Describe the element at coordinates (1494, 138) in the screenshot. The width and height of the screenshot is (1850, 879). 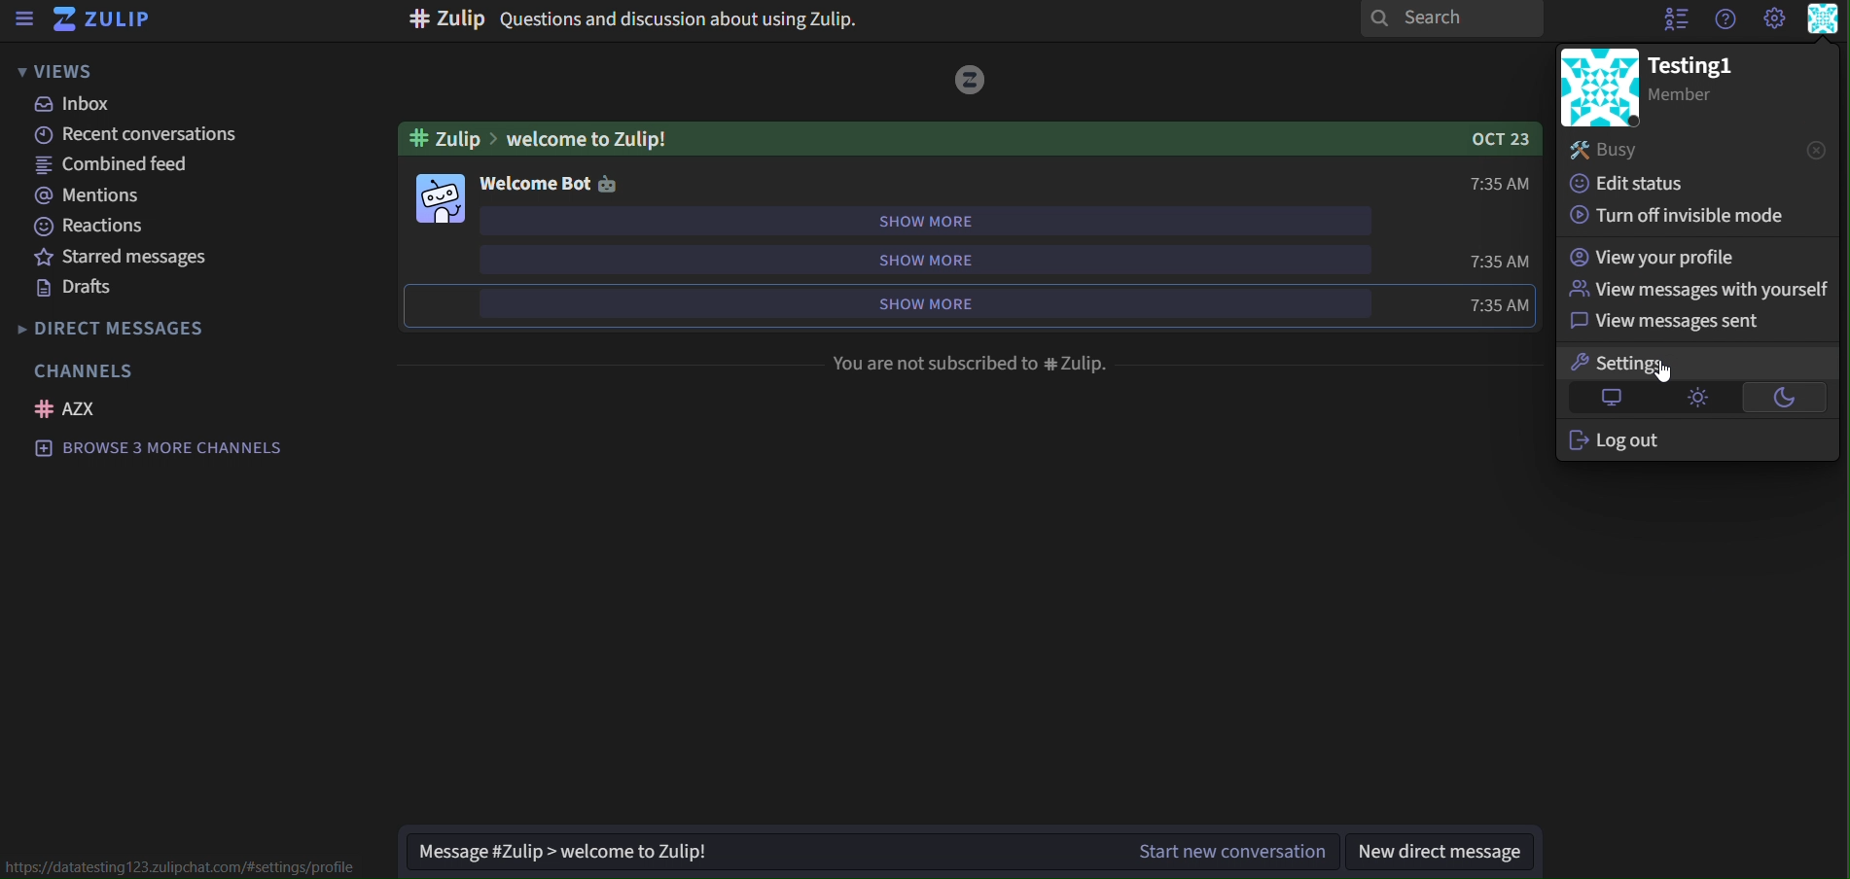
I see `OCT 23` at that location.